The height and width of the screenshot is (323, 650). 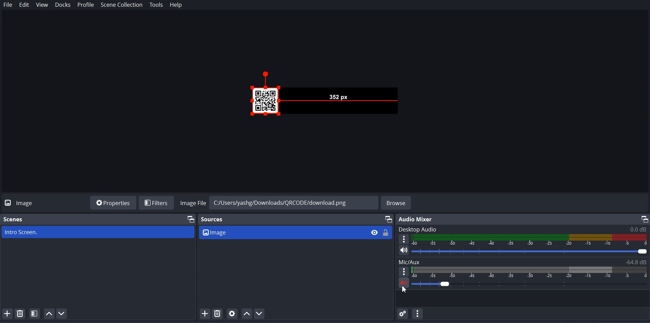 What do you see at coordinates (388, 219) in the screenshot?
I see `Maximize` at bounding box center [388, 219].